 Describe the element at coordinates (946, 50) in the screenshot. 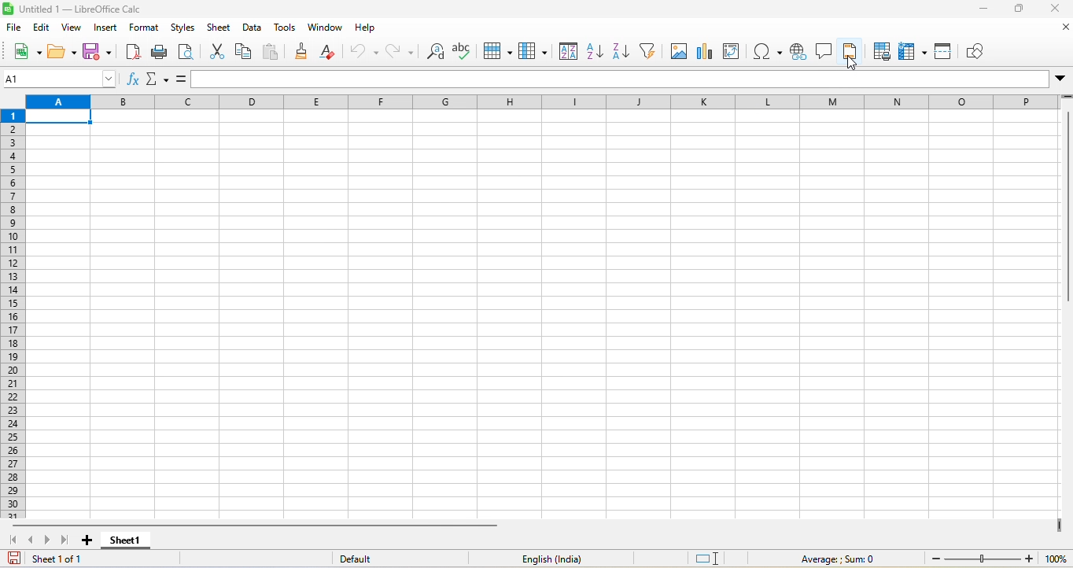

I see `split window` at that location.